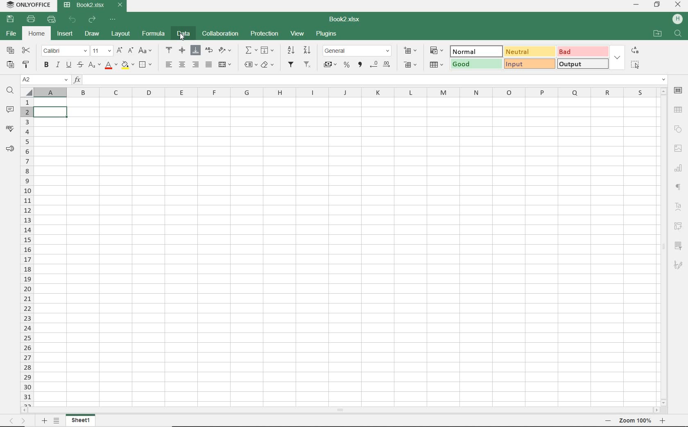 The image size is (688, 427). I want to click on FIND, so click(9, 91).